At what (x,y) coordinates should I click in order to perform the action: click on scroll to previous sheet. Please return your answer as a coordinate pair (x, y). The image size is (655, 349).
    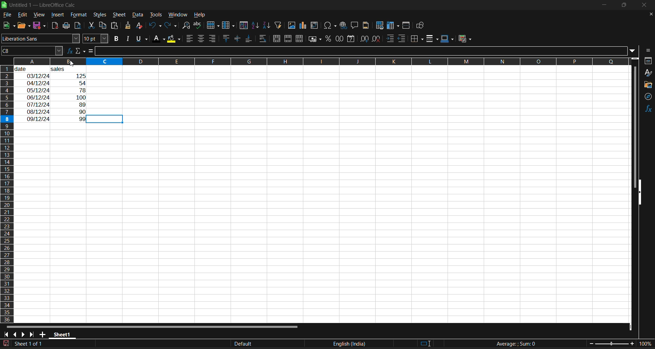
    Looking at the image, I should click on (14, 334).